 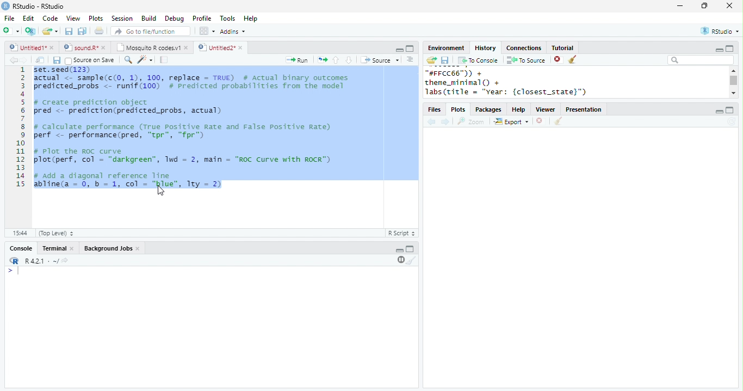 What do you see at coordinates (459, 110) in the screenshot?
I see `Plots` at bounding box center [459, 110].